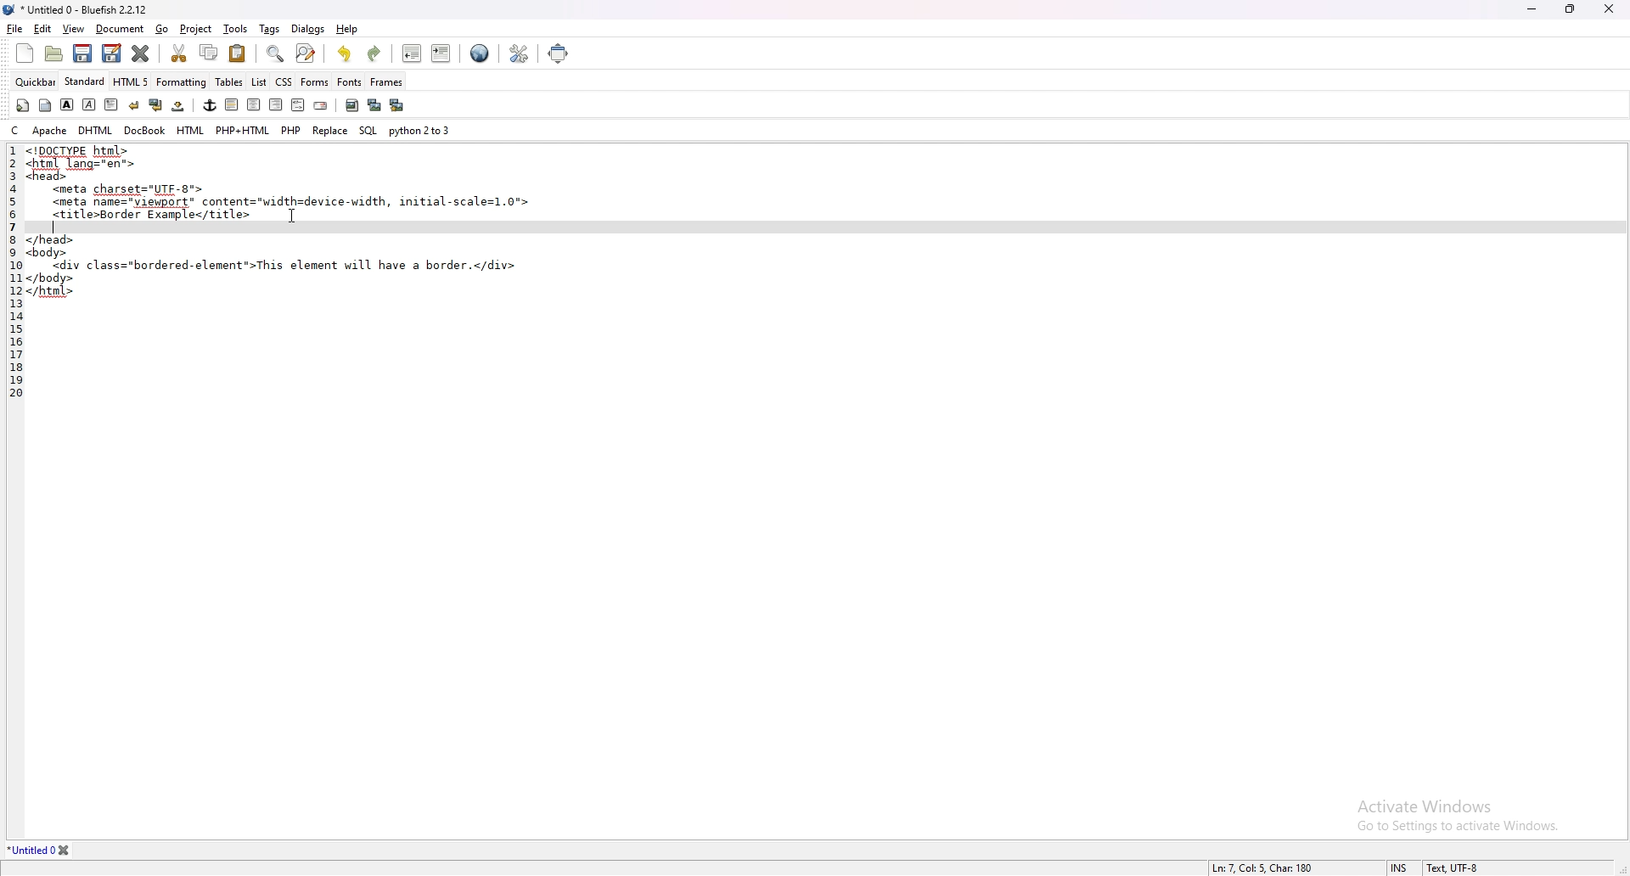 Image resolution: width=1630 pixels, height=876 pixels. I want to click on redo, so click(373, 54).